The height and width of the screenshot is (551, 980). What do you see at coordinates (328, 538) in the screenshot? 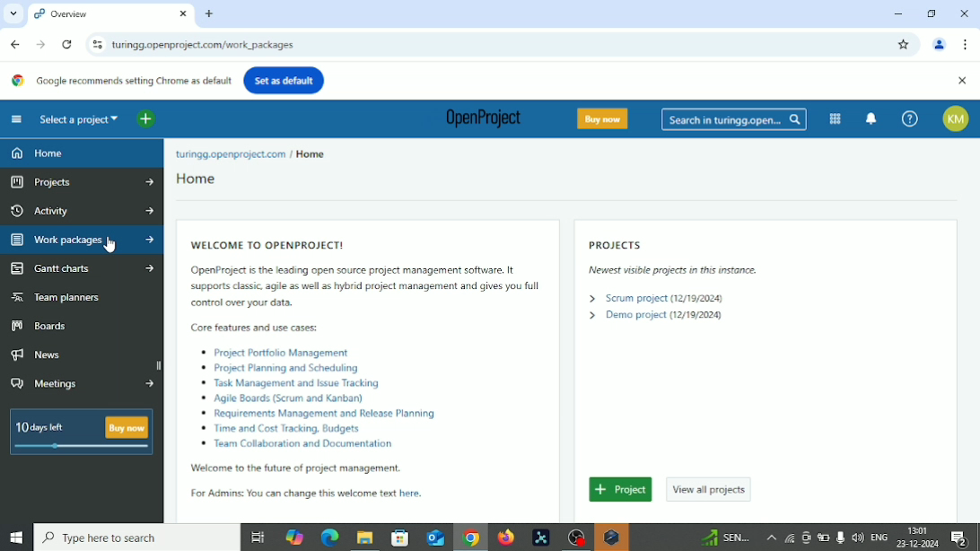
I see `Microsoft edge` at bounding box center [328, 538].